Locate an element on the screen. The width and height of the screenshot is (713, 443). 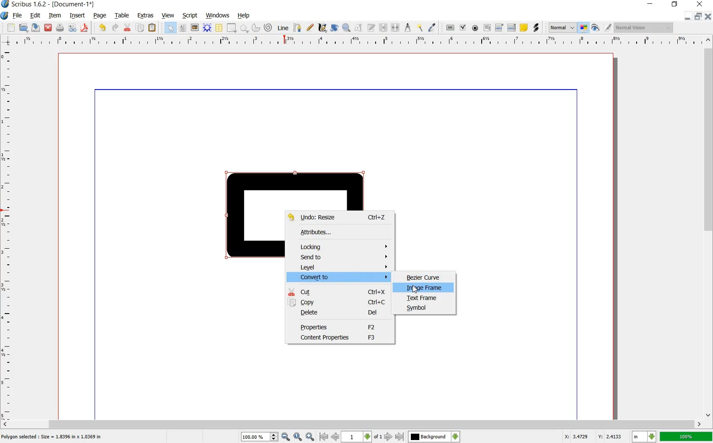
copy is located at coordinates (140, 28).